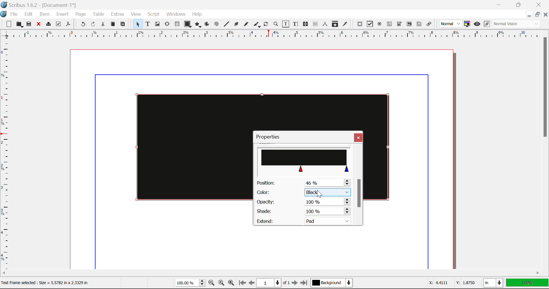 The width and height of the screenshot is (549, 289). Describe the element at coordinates (50, 283) in the screenshot. I see `Text frame selected : Size = 5.5782 in x 2.3329 in` at that location.